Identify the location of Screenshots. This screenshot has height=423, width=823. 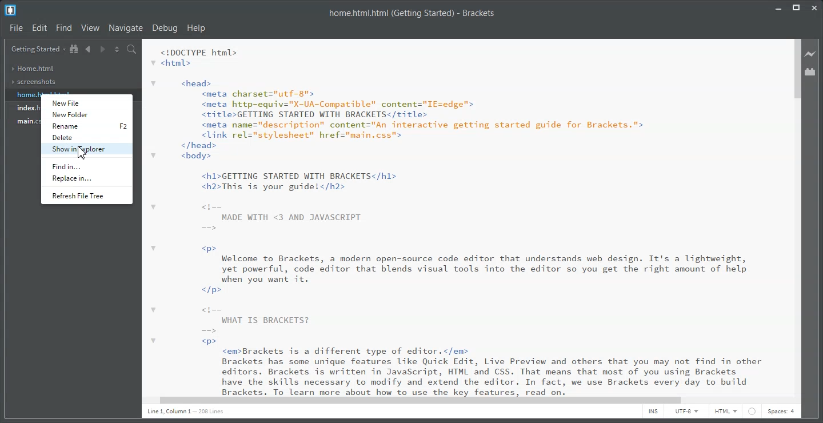
(34, 82).